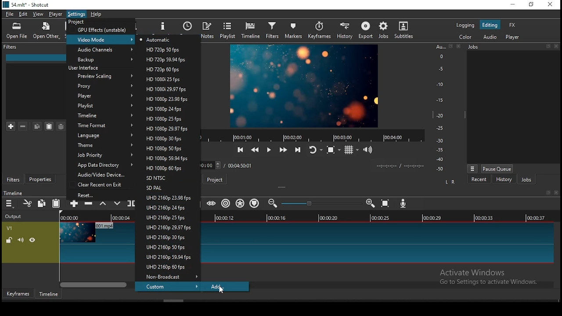 The image size is (562, 316). I want to click on restore, so click(530, 5).